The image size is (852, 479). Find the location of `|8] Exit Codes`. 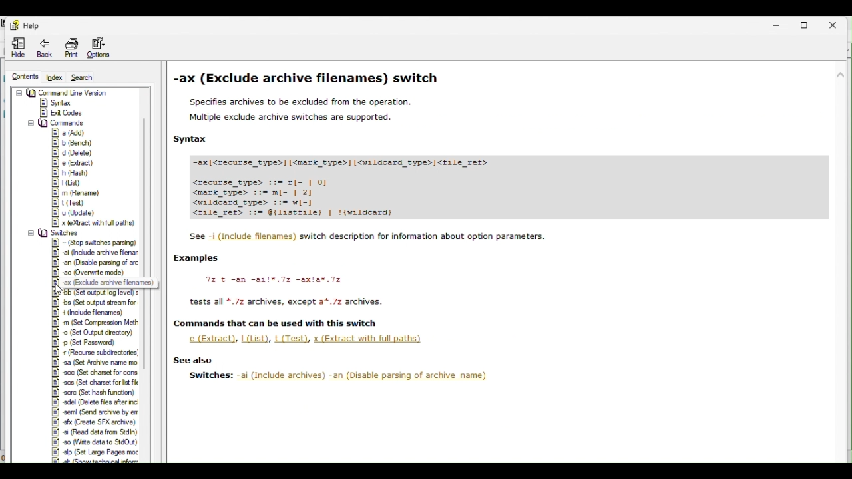

|8] Exit Codes is located at coordinates (62, 112).